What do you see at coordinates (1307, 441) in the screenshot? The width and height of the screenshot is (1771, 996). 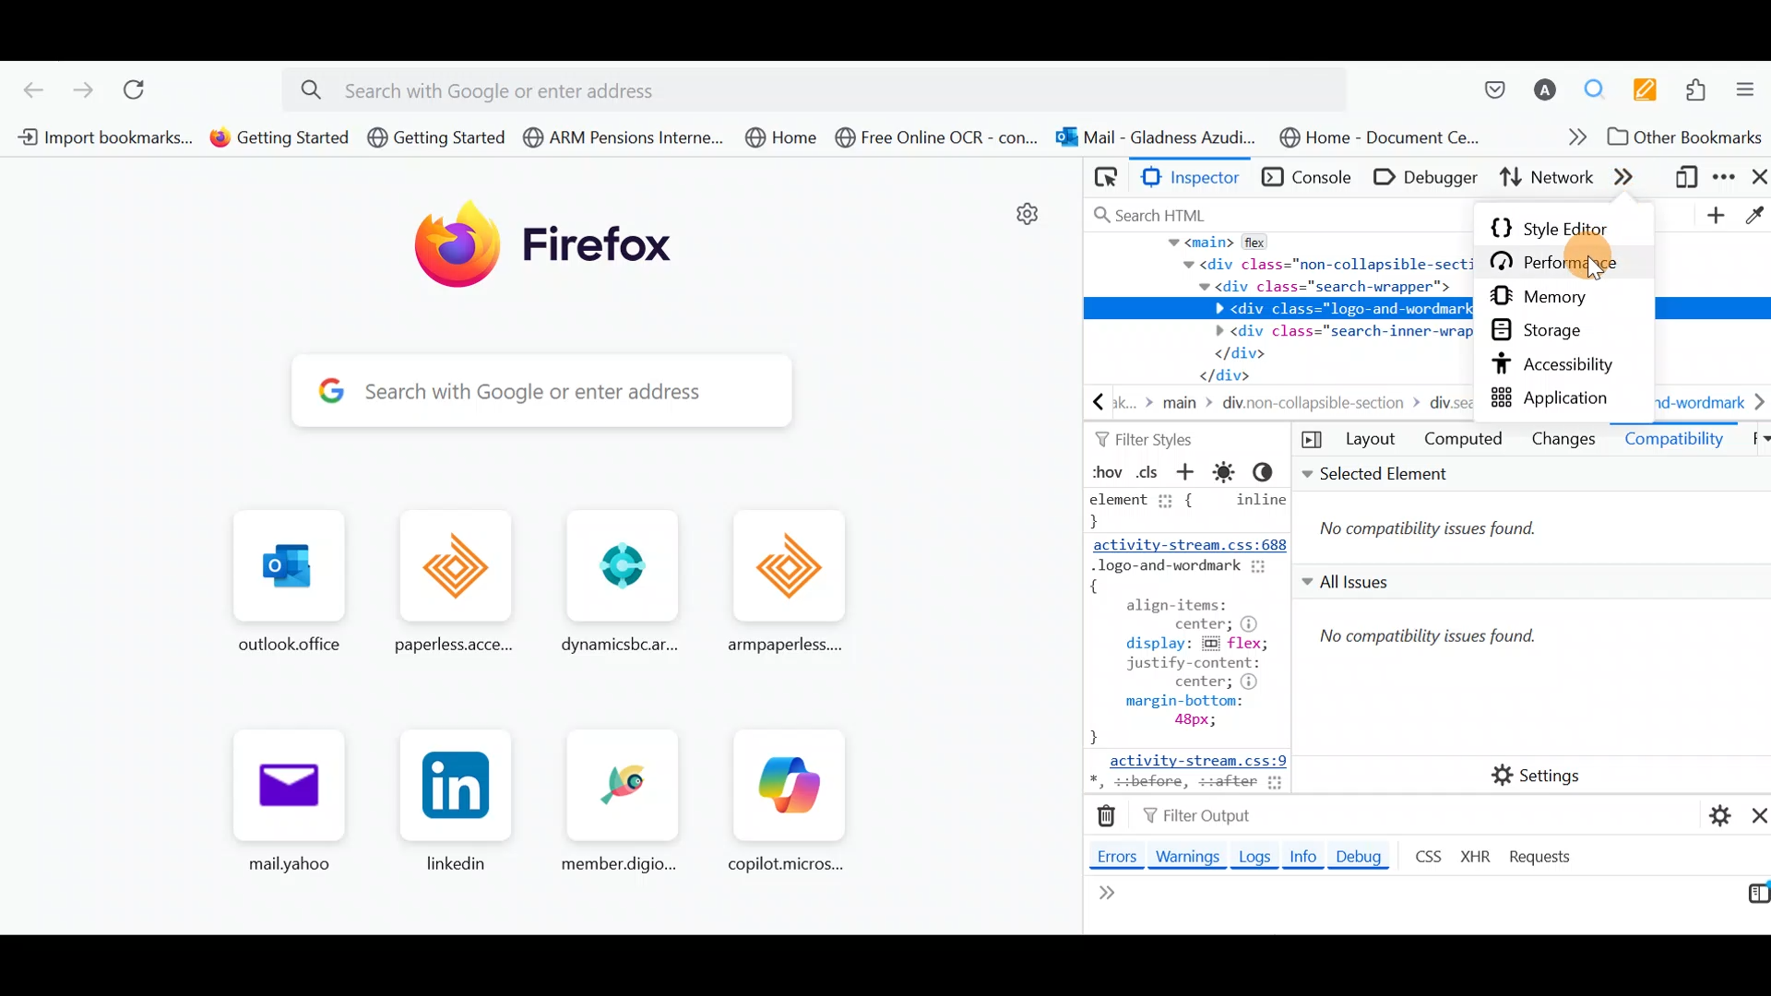 I see `Toggle off the 3 pane inspector` at bounding box center [1307, 441].